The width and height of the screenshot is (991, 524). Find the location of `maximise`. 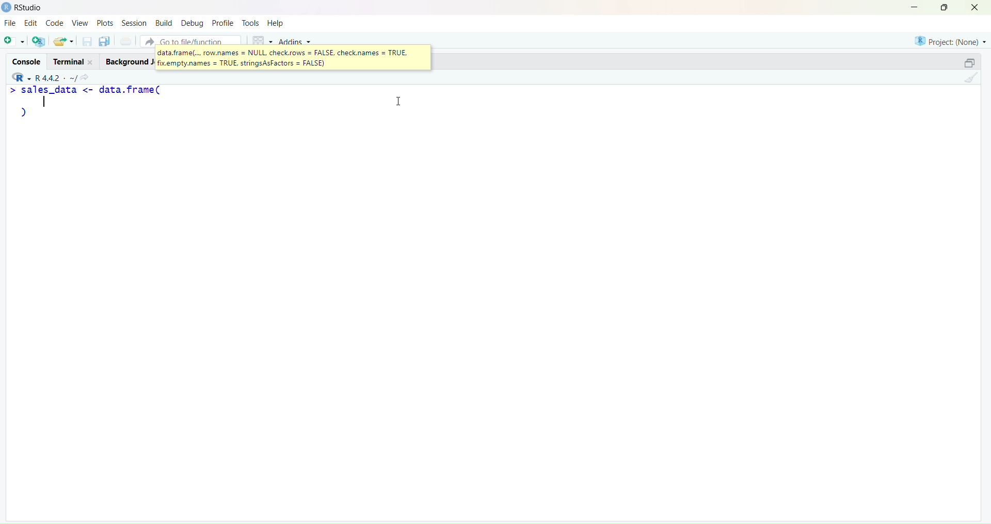

maximise is located at coordinates (947, 7).